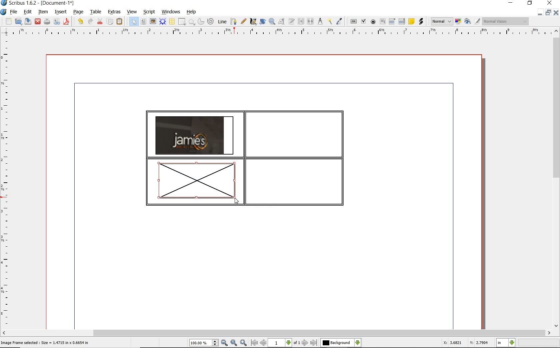 This screenshot has height=348, width=560. Describe the element at coordinates (211, 22) in the screenshot. I see `spiral` at that location.